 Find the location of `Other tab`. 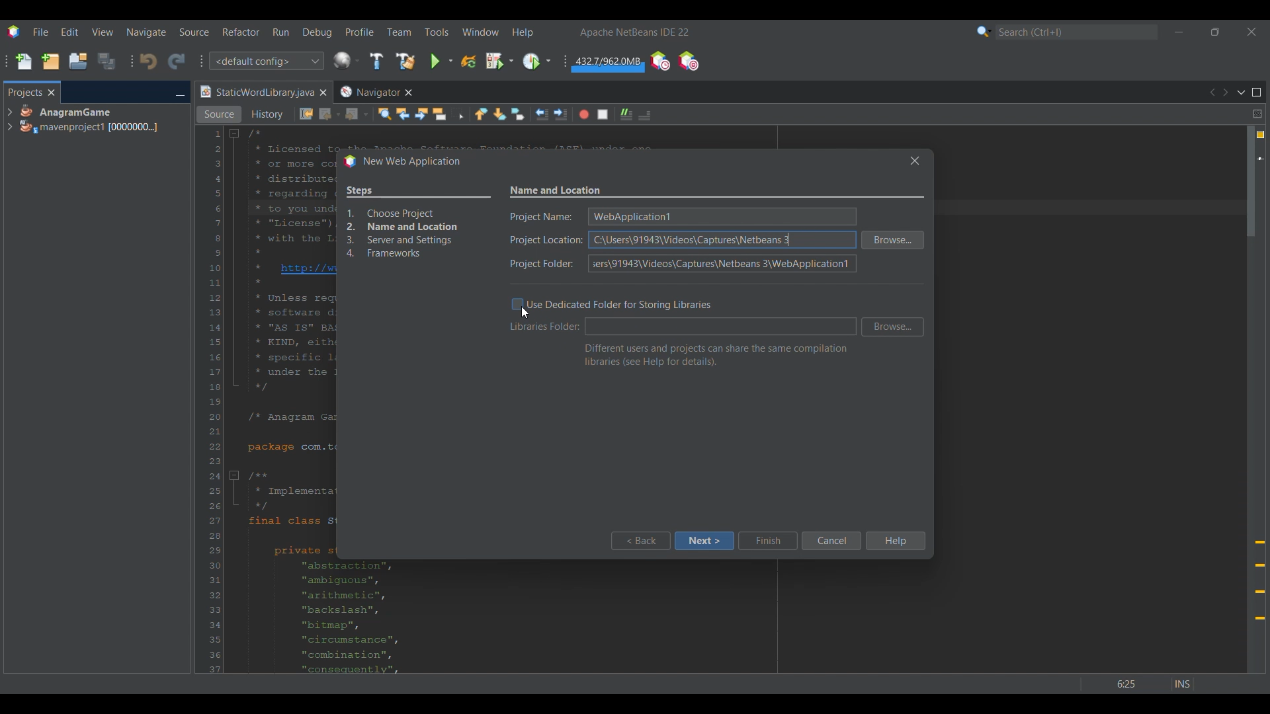

Other tab is located at coordinates (375, 92).